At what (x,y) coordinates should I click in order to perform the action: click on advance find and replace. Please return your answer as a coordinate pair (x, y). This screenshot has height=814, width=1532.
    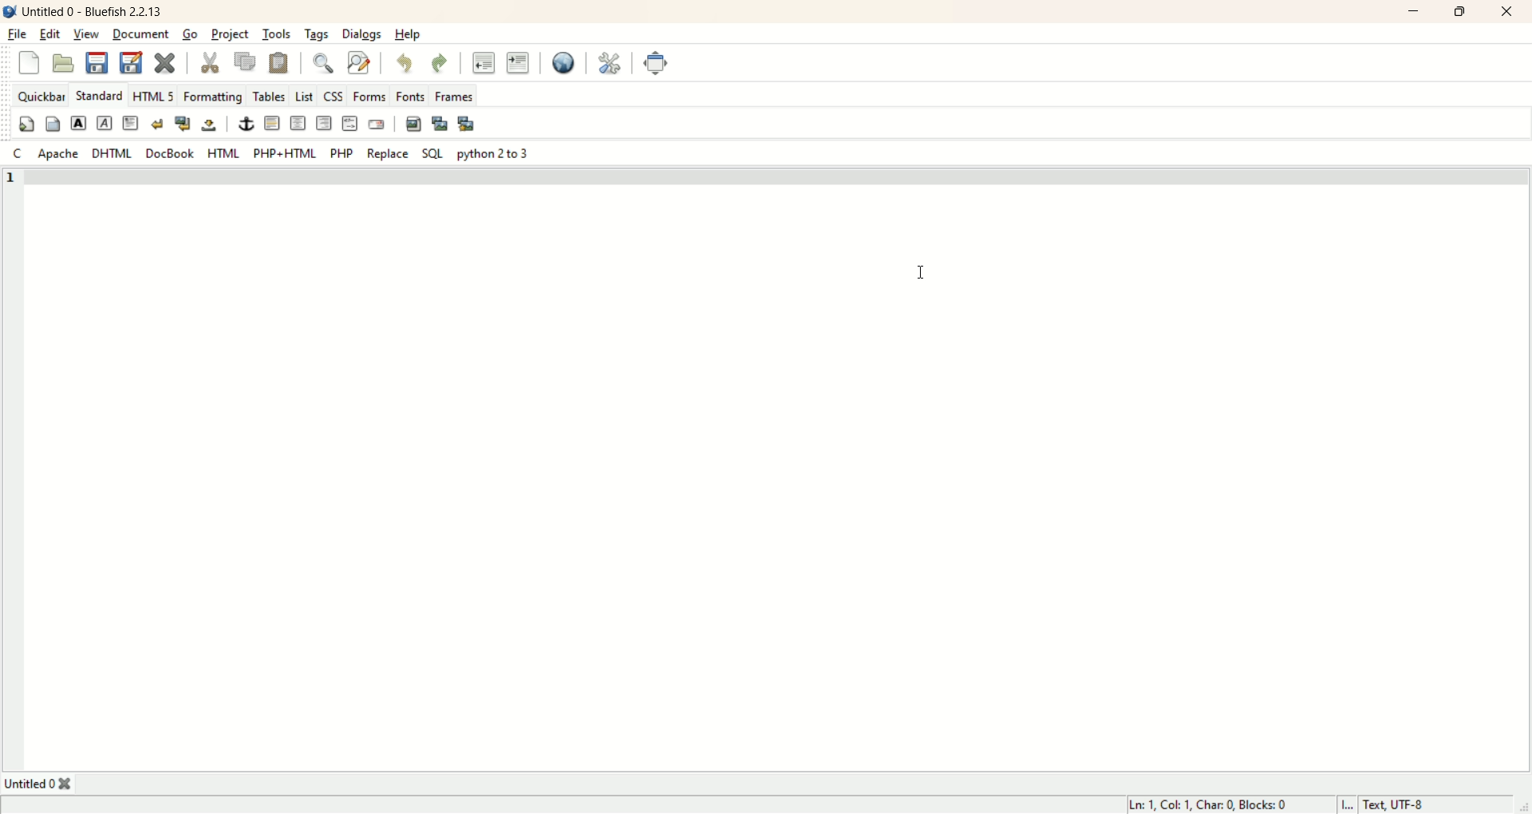
    Looking at the image, I should click on (358, 64).